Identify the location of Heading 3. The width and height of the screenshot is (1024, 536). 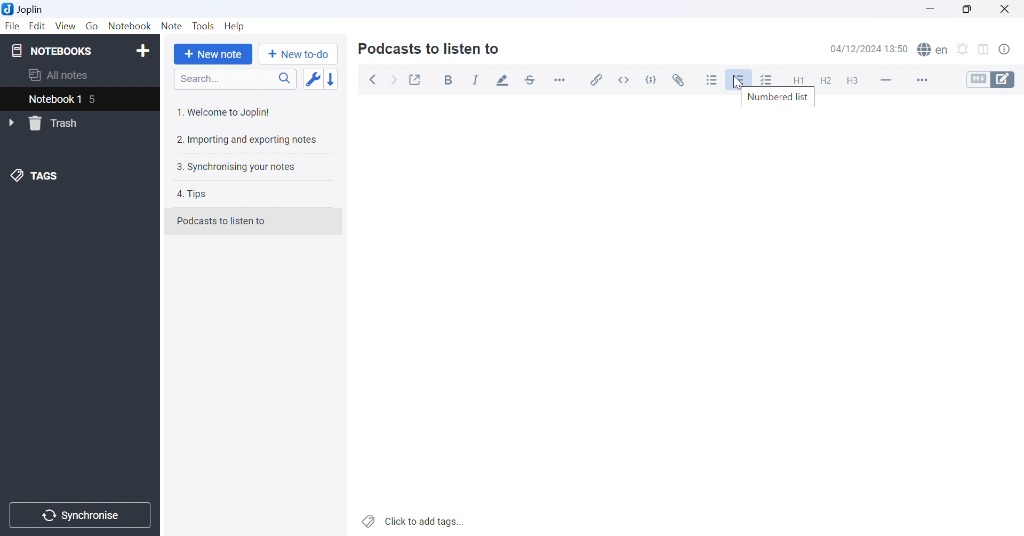
(853, 81).